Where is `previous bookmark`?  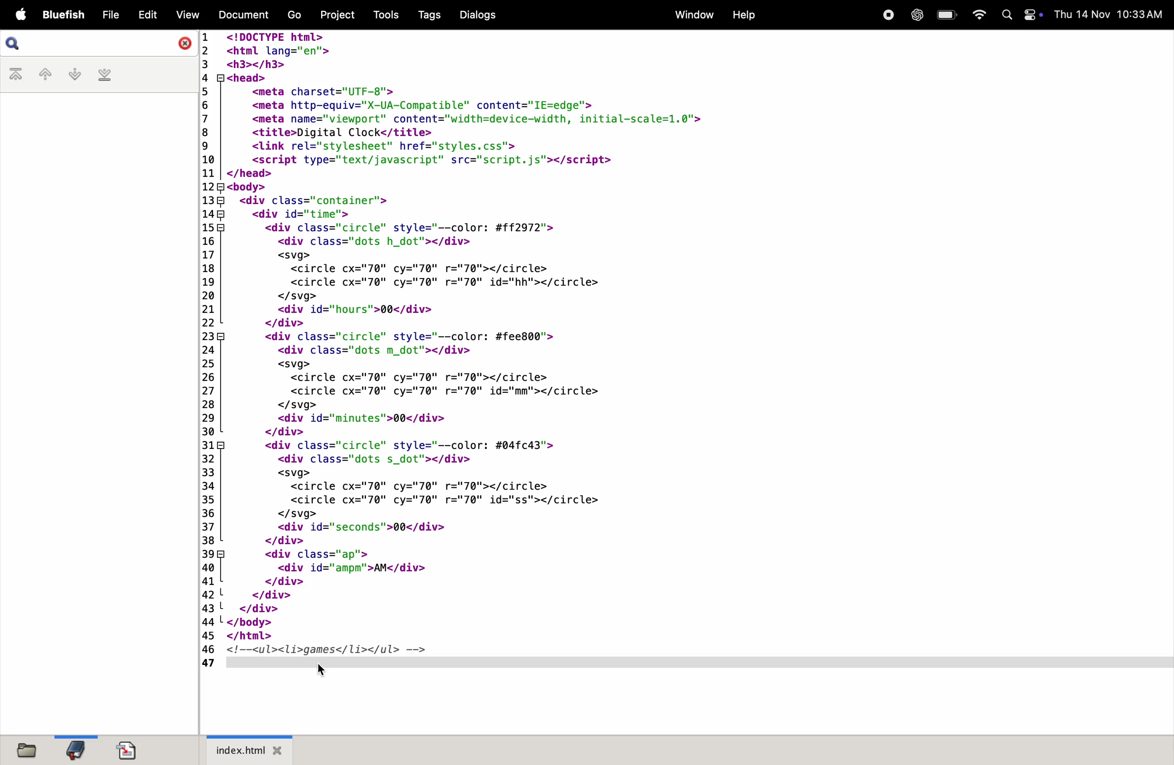 previous bookmark is located at coordinates (42, 74).